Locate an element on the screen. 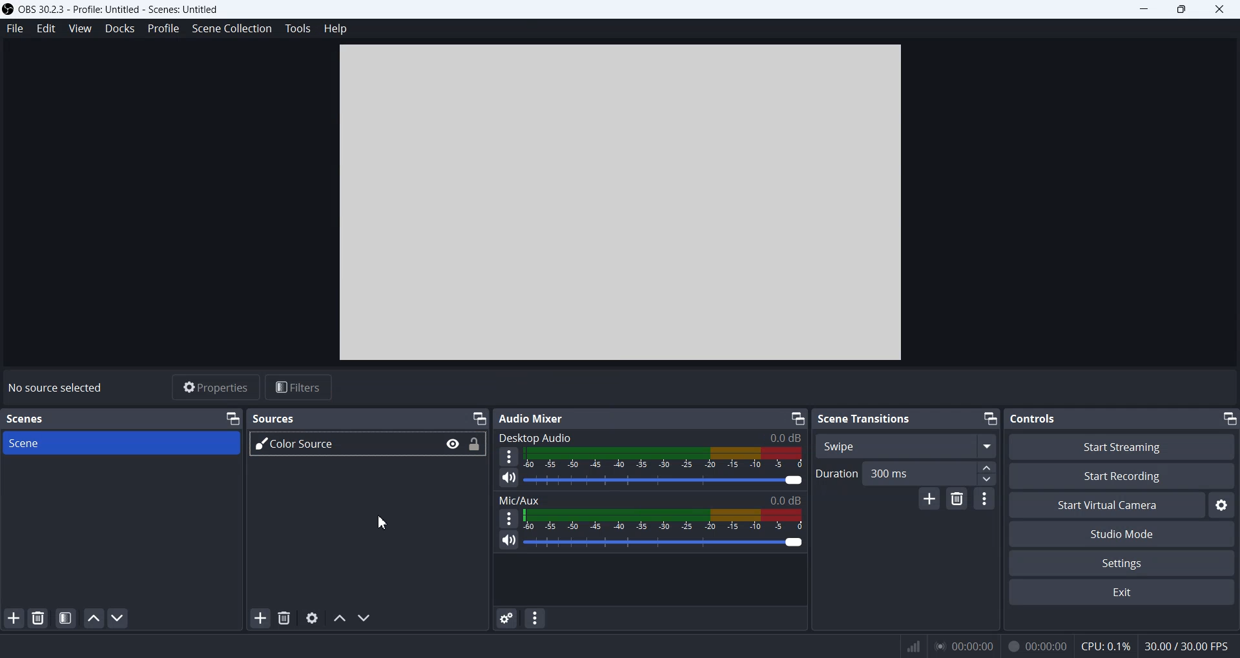  Minimize is located at coordinates (1145, 10).